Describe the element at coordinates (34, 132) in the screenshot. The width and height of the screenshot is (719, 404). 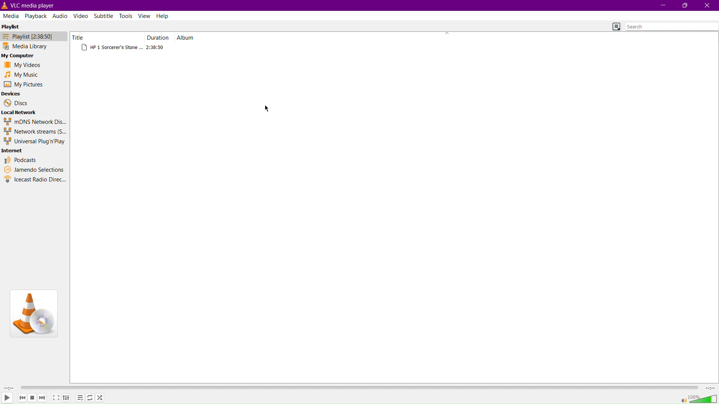
I see `Network Streams` at that location.